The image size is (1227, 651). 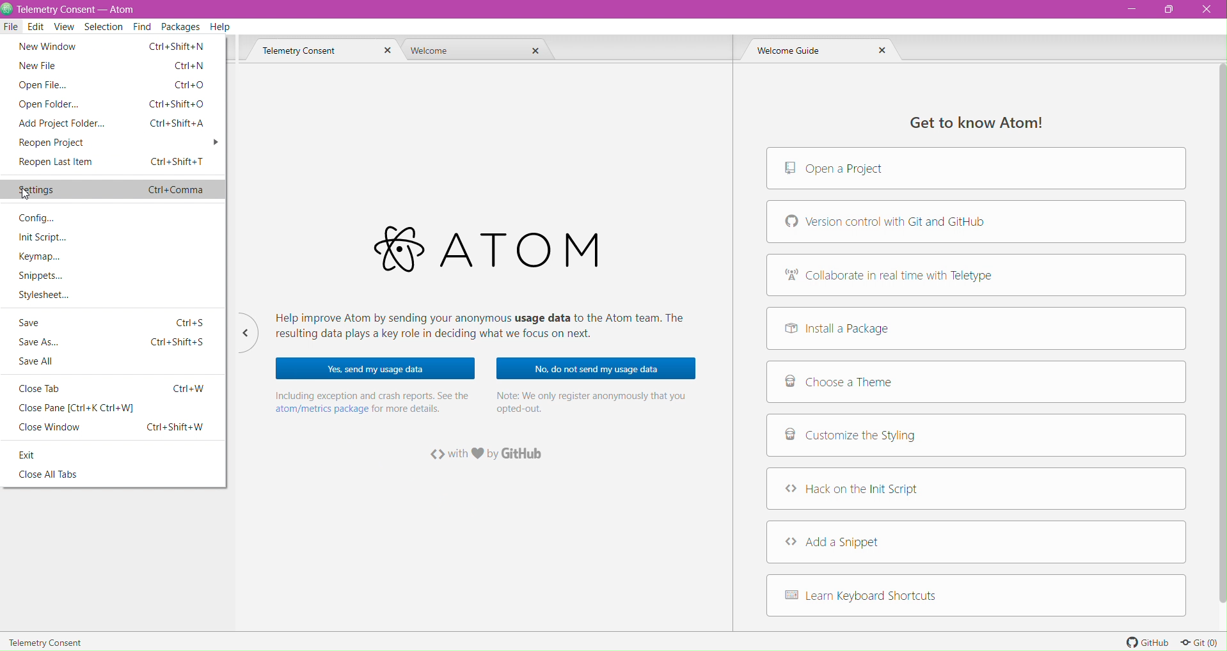 I want to click on Telemetry Consent, so click(x=310, y=52).